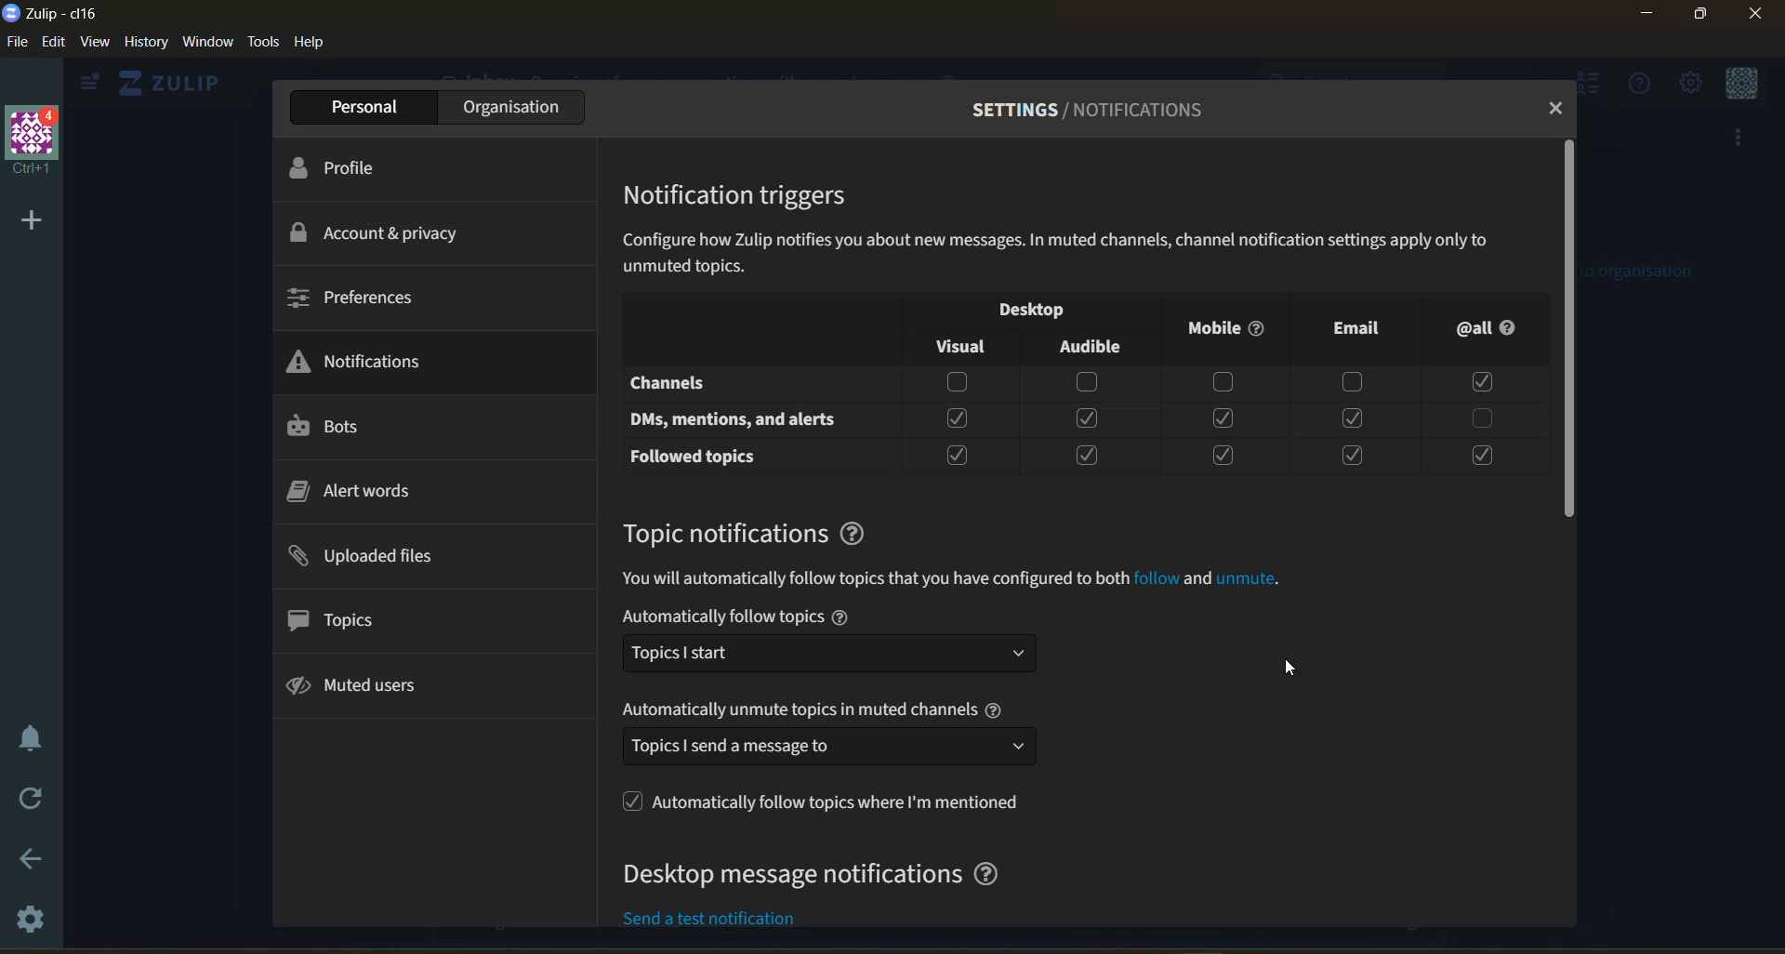 Image resolution: width=1785 pixels, height=954 pixels. Describe the element at coordinates (212, 43) in the screenshot. I see `window` at that location.